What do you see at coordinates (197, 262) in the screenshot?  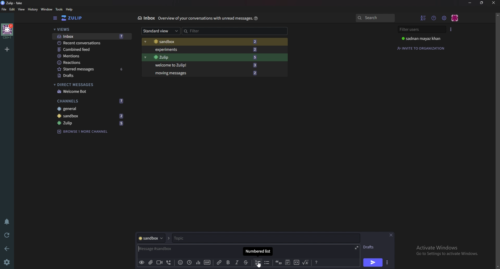 I see `poll` at bounding box center [197, 262].